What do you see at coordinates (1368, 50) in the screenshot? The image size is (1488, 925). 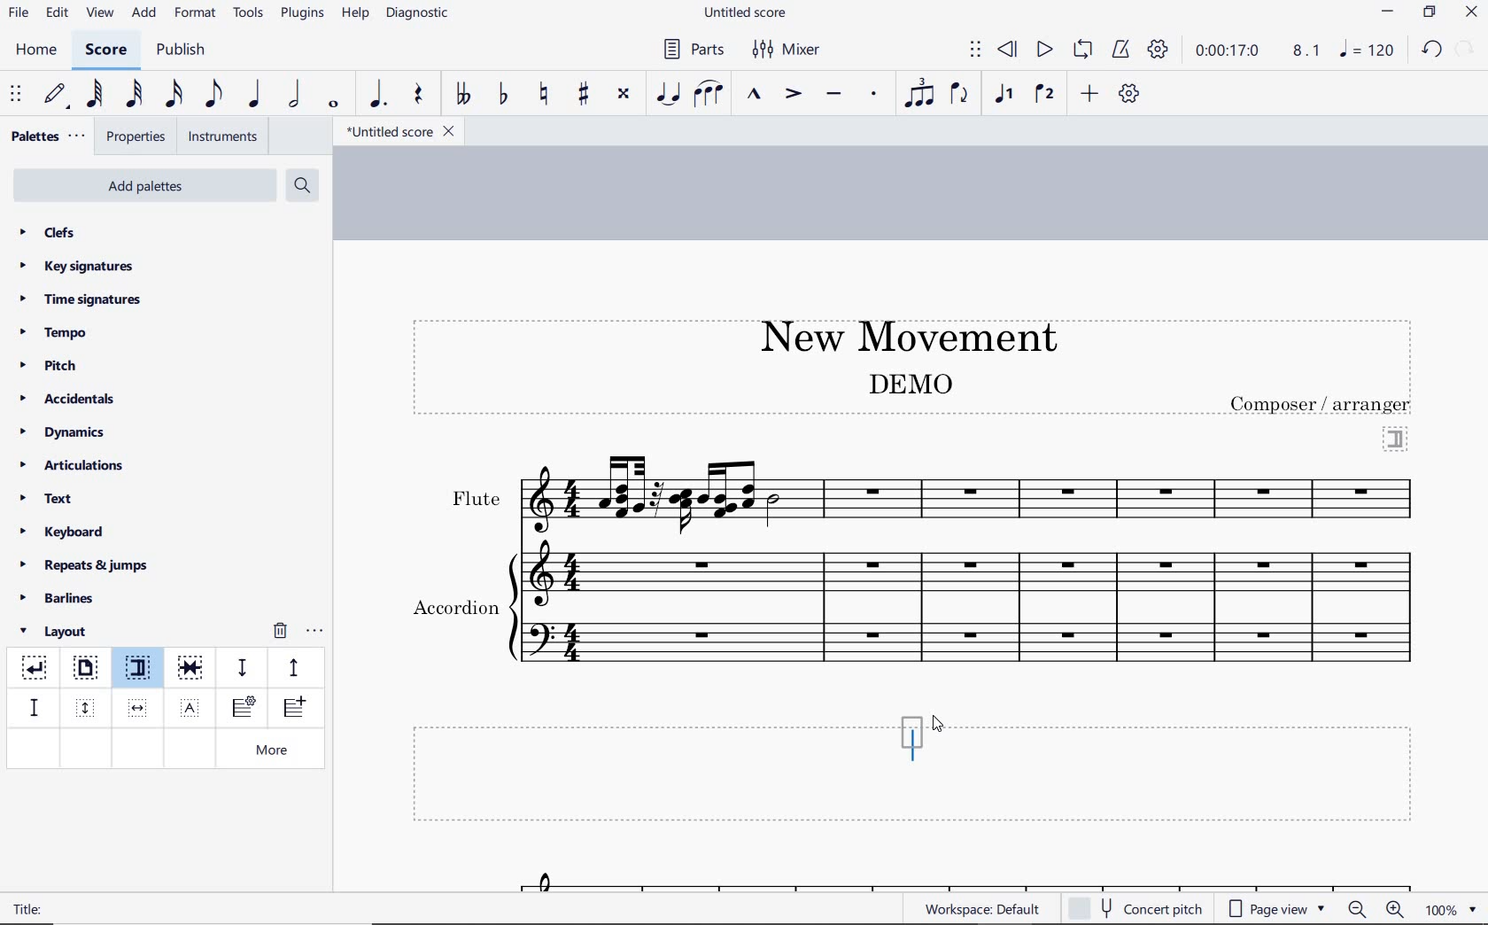 I see `NOTE` at bounding box center [1368, 50].